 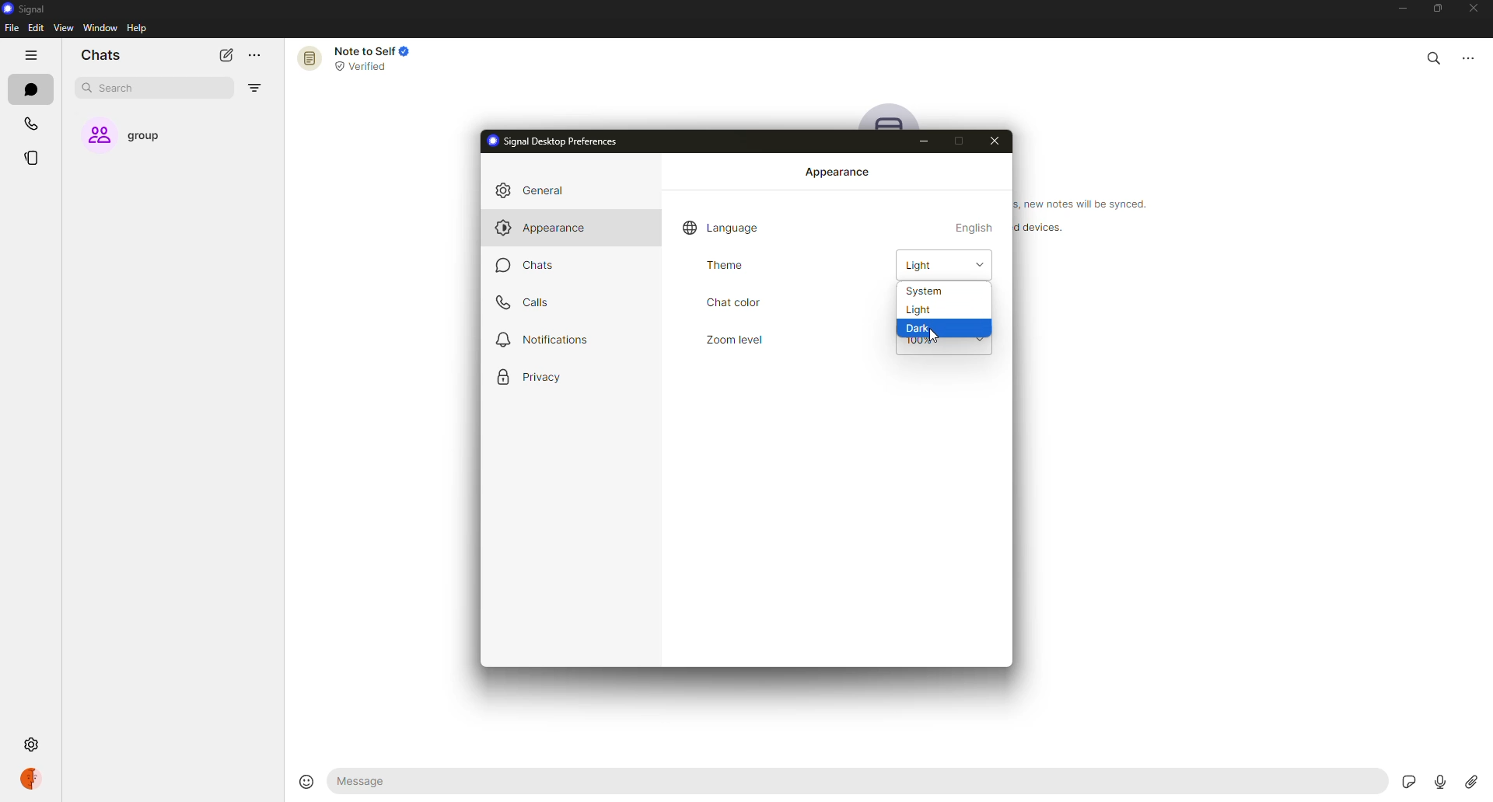 What do you see at coordinates (924, 291) in the screenshot?
I see `system` at bounding box center [924, 291].